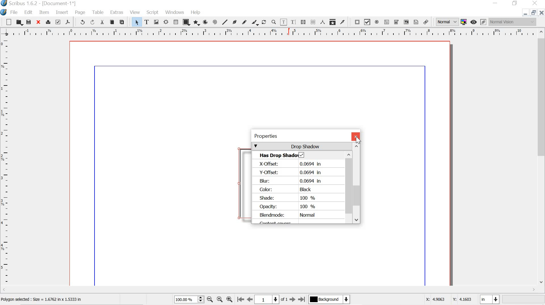 The width and height of the screenshot is (545, 305). What do you see at coordinates (332, 300) in the screenshot?
I see `background` at bounding box center [332, 300].